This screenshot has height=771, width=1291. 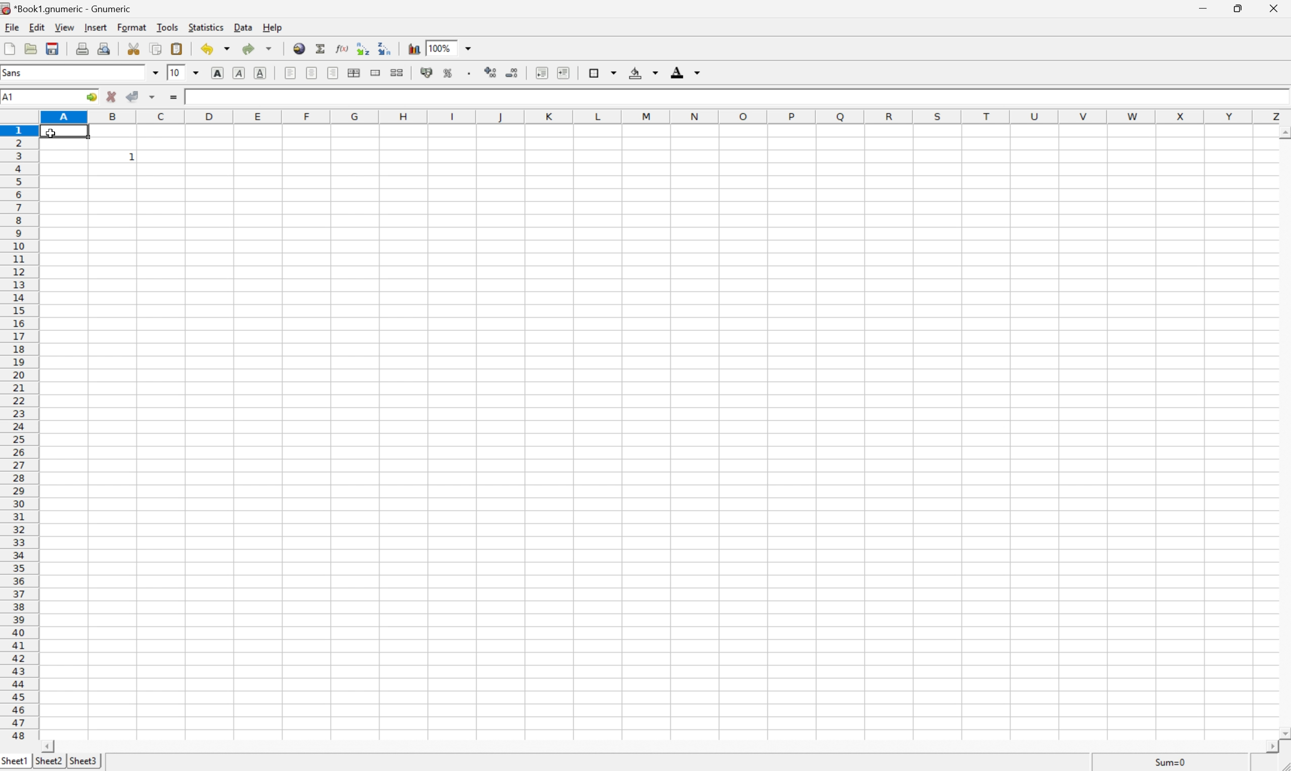 I want to click on foreground, so click(x=685, y=72).